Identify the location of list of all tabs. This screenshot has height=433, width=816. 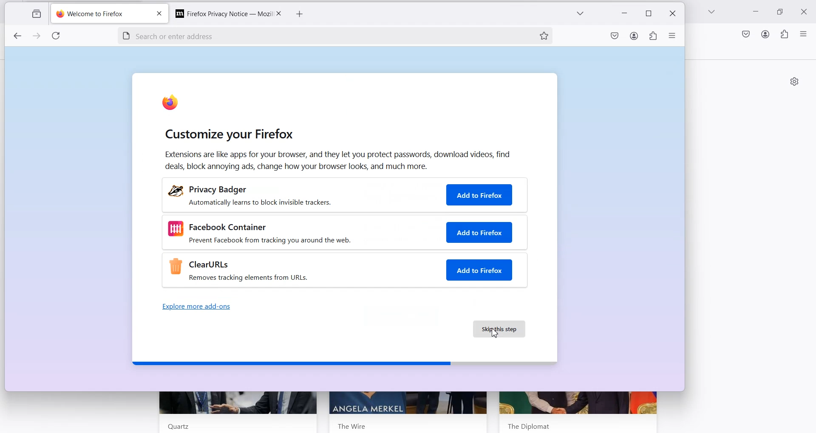
(579, 15).